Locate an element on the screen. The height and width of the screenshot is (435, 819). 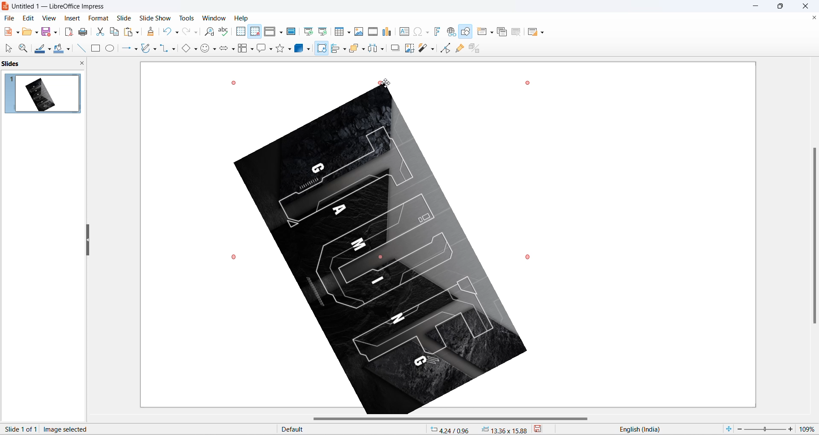
insert text is located at coordinates (403, 31).